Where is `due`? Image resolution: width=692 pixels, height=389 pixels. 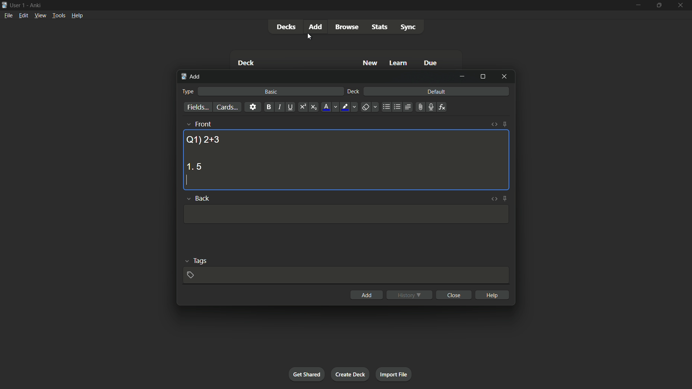
due is located at coordinates (431, 64).